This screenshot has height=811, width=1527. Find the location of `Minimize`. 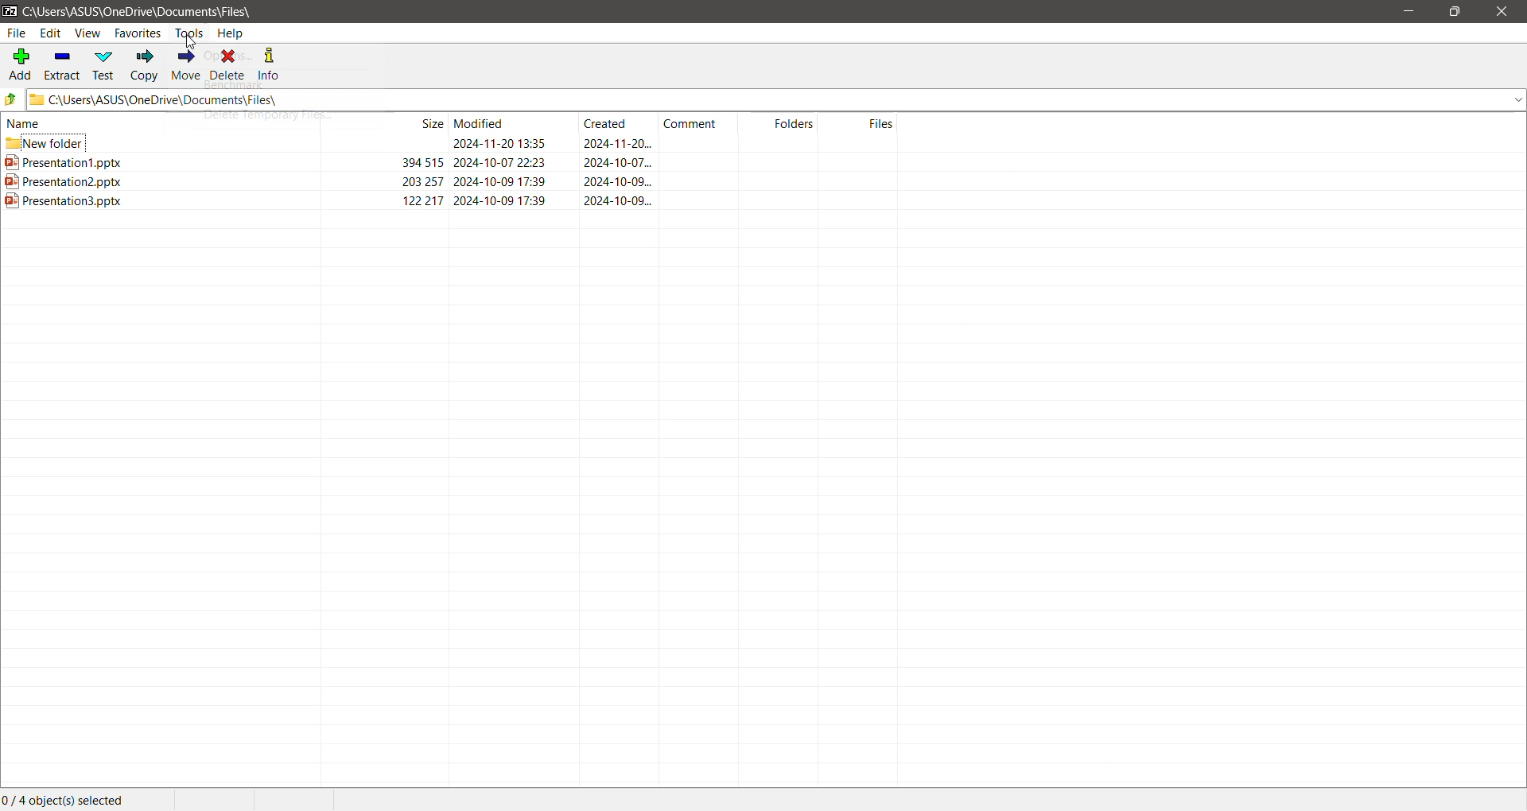

Minimize is located at coordinates (1408, 12).